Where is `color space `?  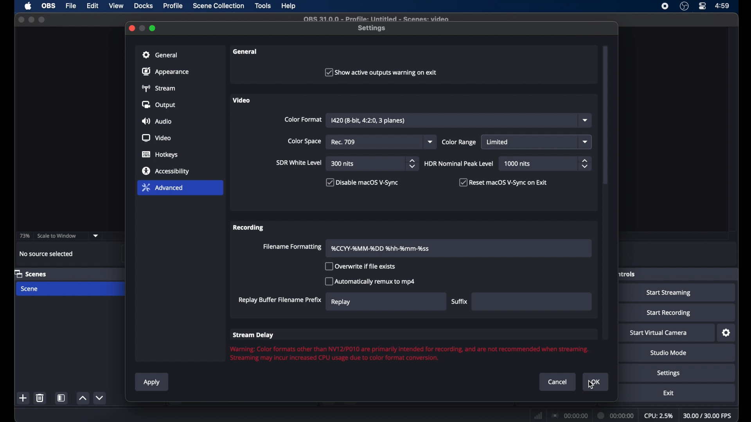 color space  is located at coordinates (305, 141).